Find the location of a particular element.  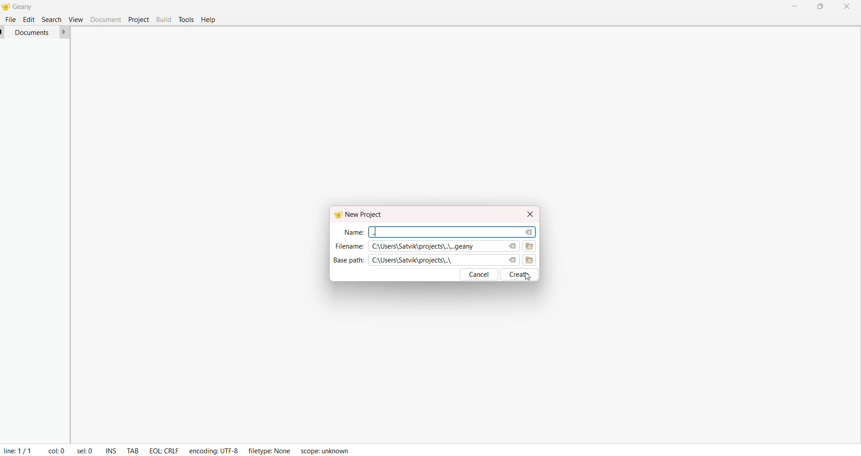

edit is located at coordinates (29, 19).